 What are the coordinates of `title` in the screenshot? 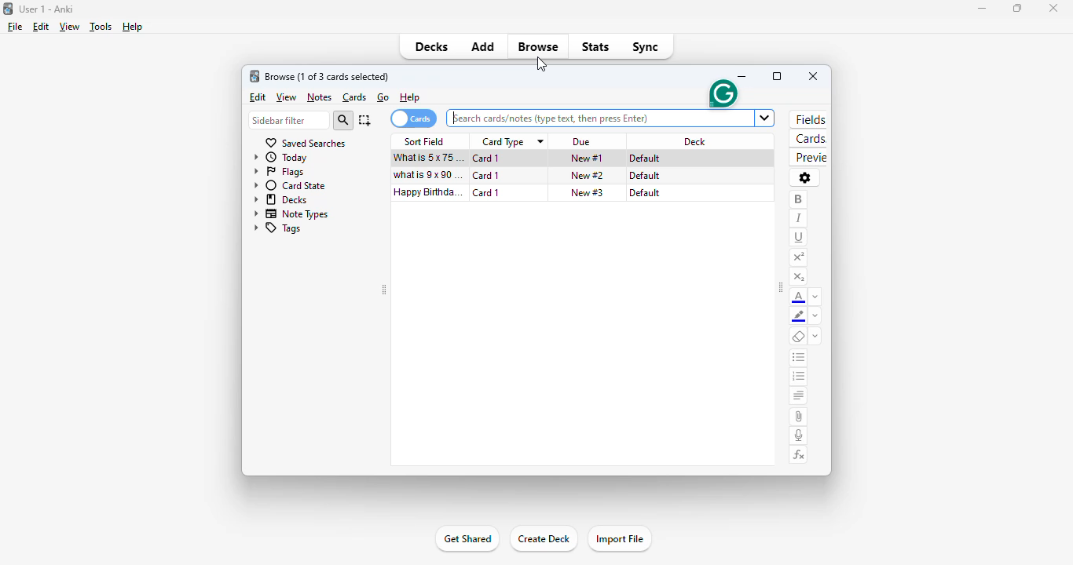 It's located at (48, 9).